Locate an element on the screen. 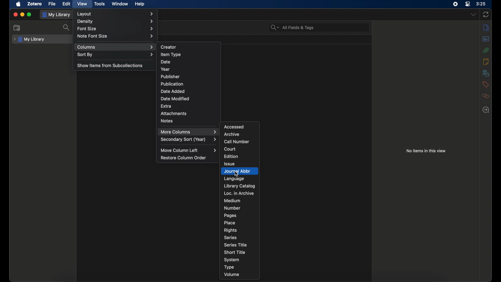 The width and height of the screenshot is (501, 282). move column left is located at coordinates (188, 150).